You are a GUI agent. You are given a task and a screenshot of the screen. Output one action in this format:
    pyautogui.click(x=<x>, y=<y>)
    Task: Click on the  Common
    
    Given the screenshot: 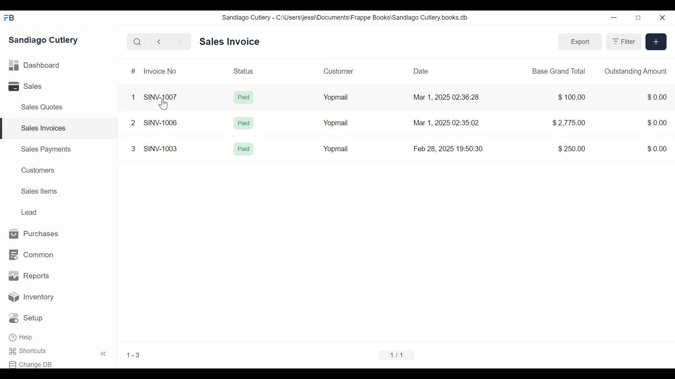 What is the action you would take?
    pyautogui.click(x=32, y=254)
    